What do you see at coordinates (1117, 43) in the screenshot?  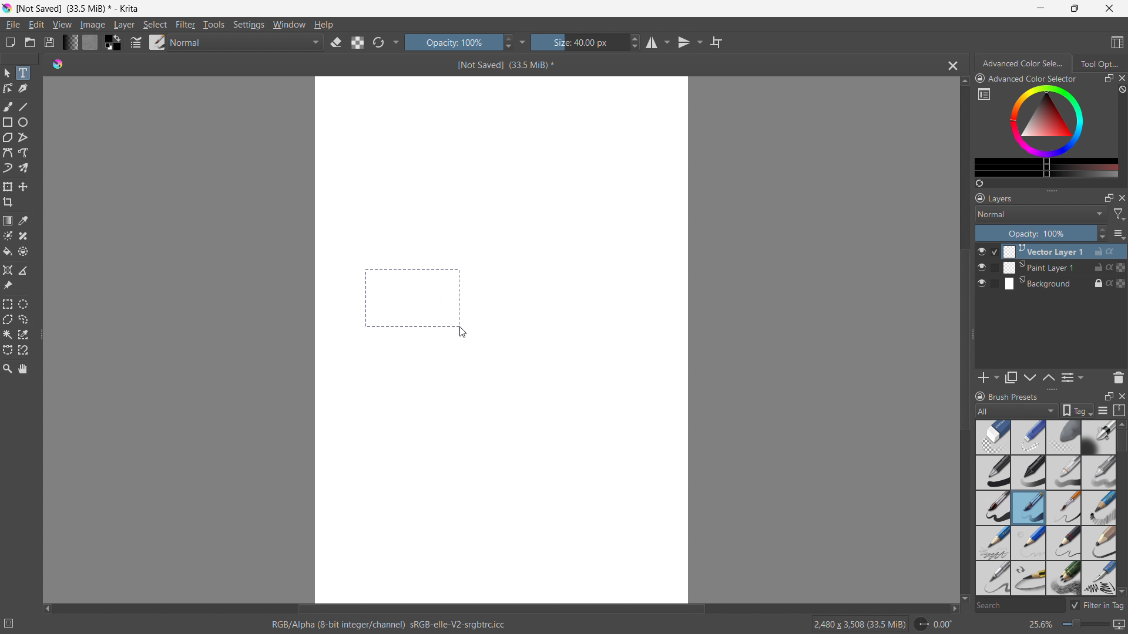 I see `choose workspace` at bounding box center [1117, 43].